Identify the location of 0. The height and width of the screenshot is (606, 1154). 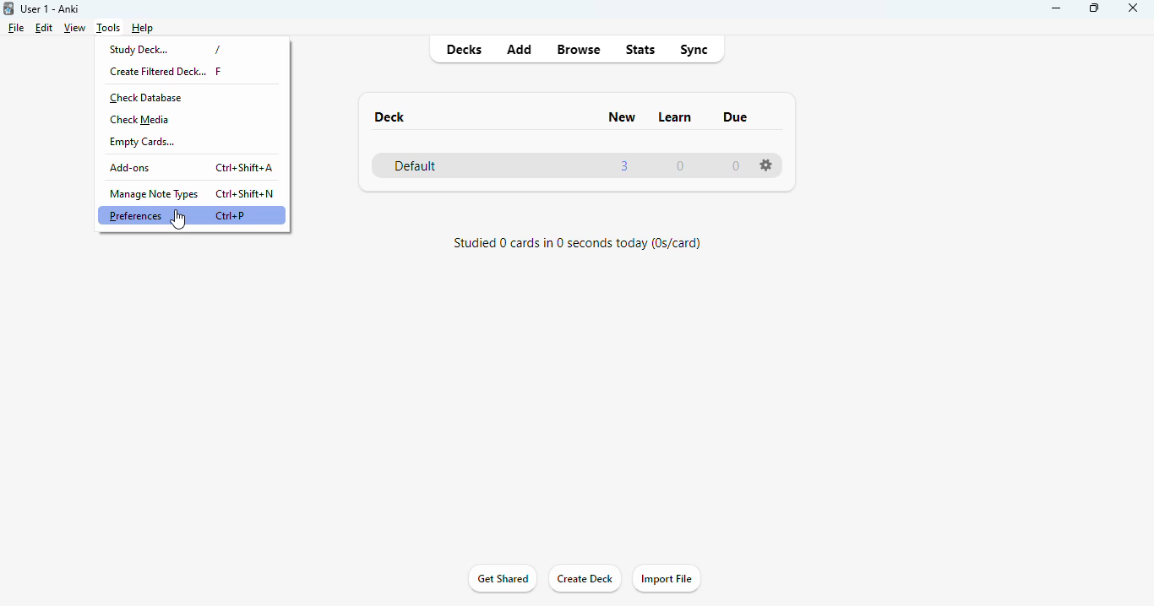
(681, 167).